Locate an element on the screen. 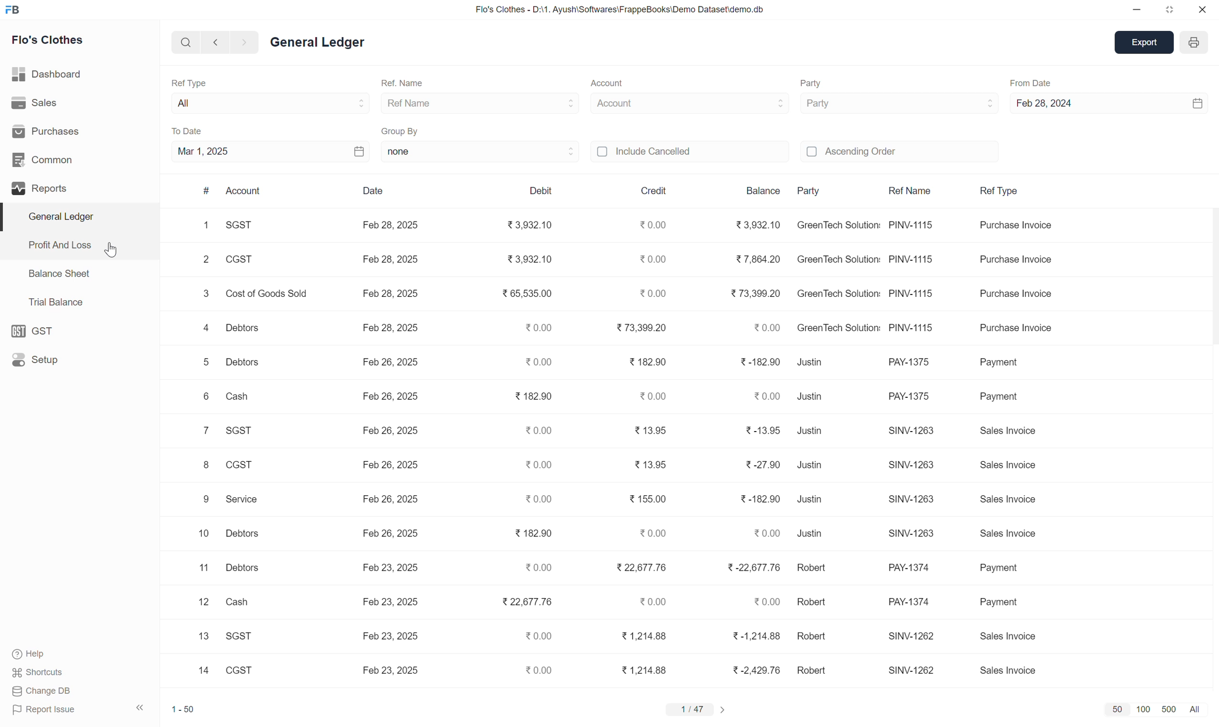  Robert is located at coordinates (814, 670).